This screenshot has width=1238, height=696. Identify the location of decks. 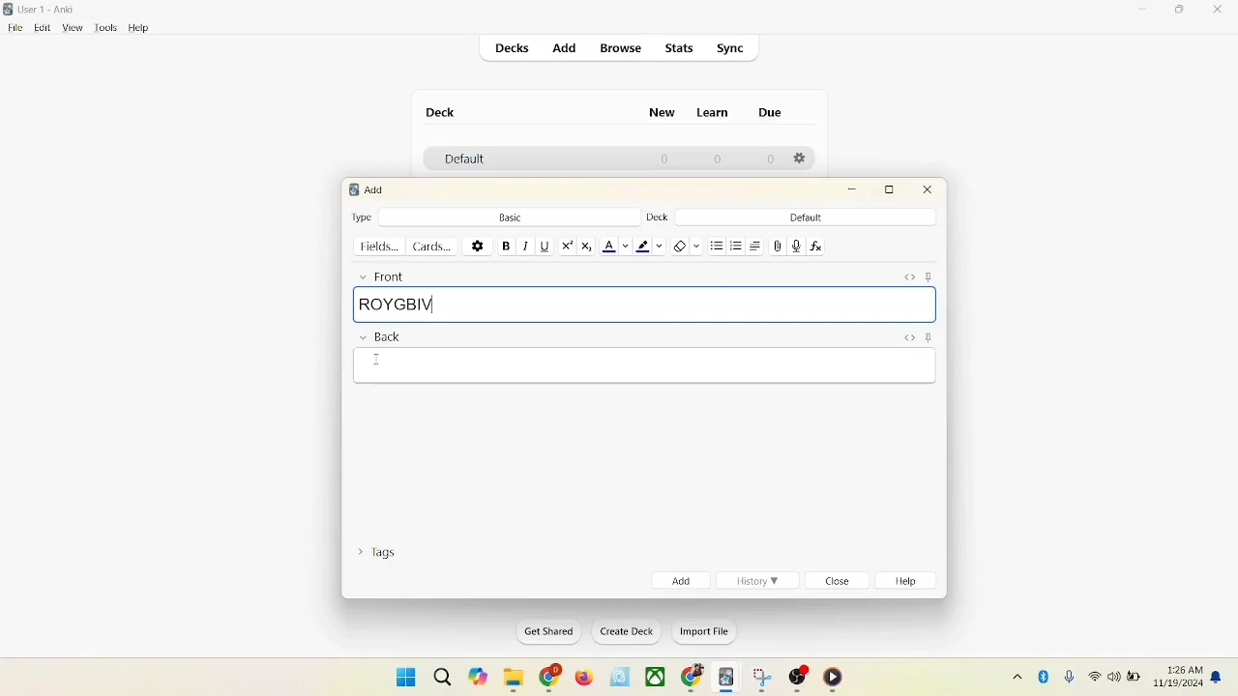
(514, 48).